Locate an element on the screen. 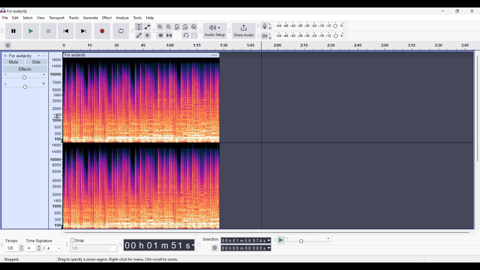  amplitude is located at coordinates (55, 143).